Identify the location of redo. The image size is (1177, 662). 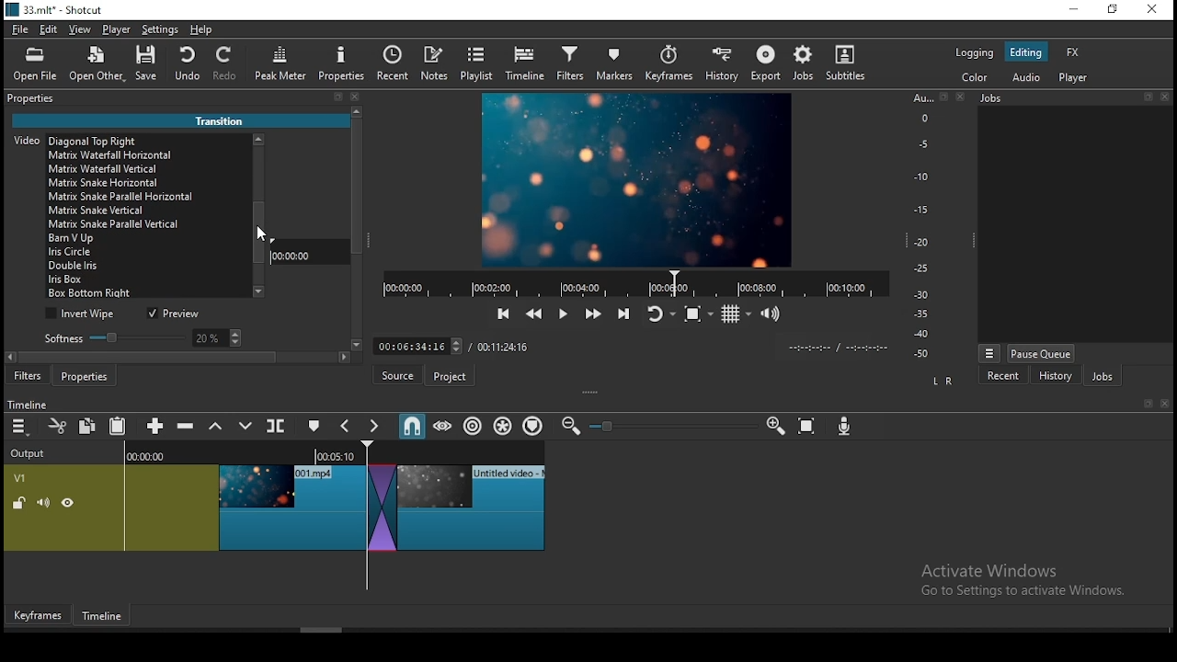
(228, 66).